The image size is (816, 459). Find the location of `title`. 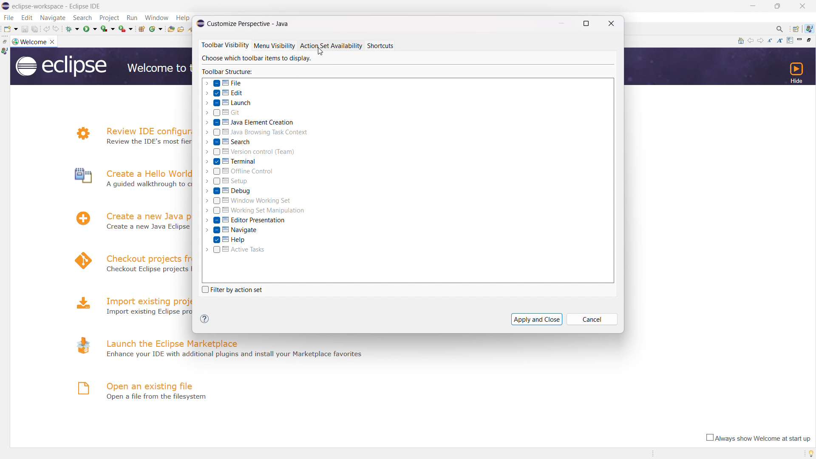

title is located at coordinates (249, 24).